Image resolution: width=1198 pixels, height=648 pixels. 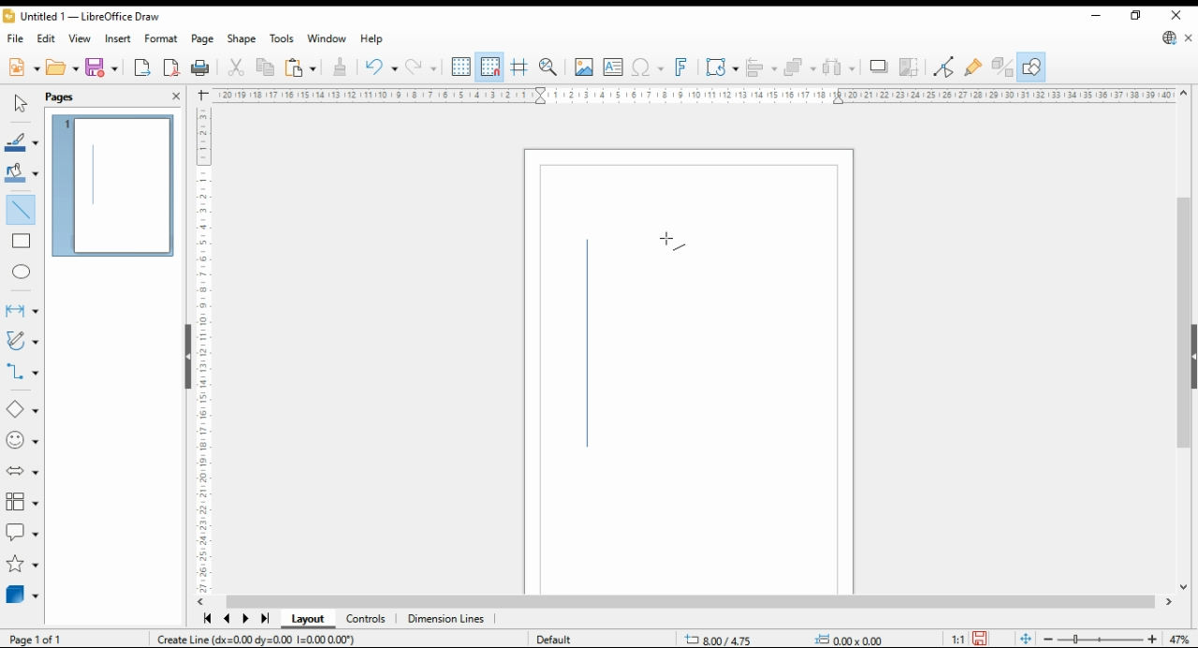 What do you see at coordinates (205, 346) in the screenshot?
I see `vertical scale` at bounding box center [205, 346].